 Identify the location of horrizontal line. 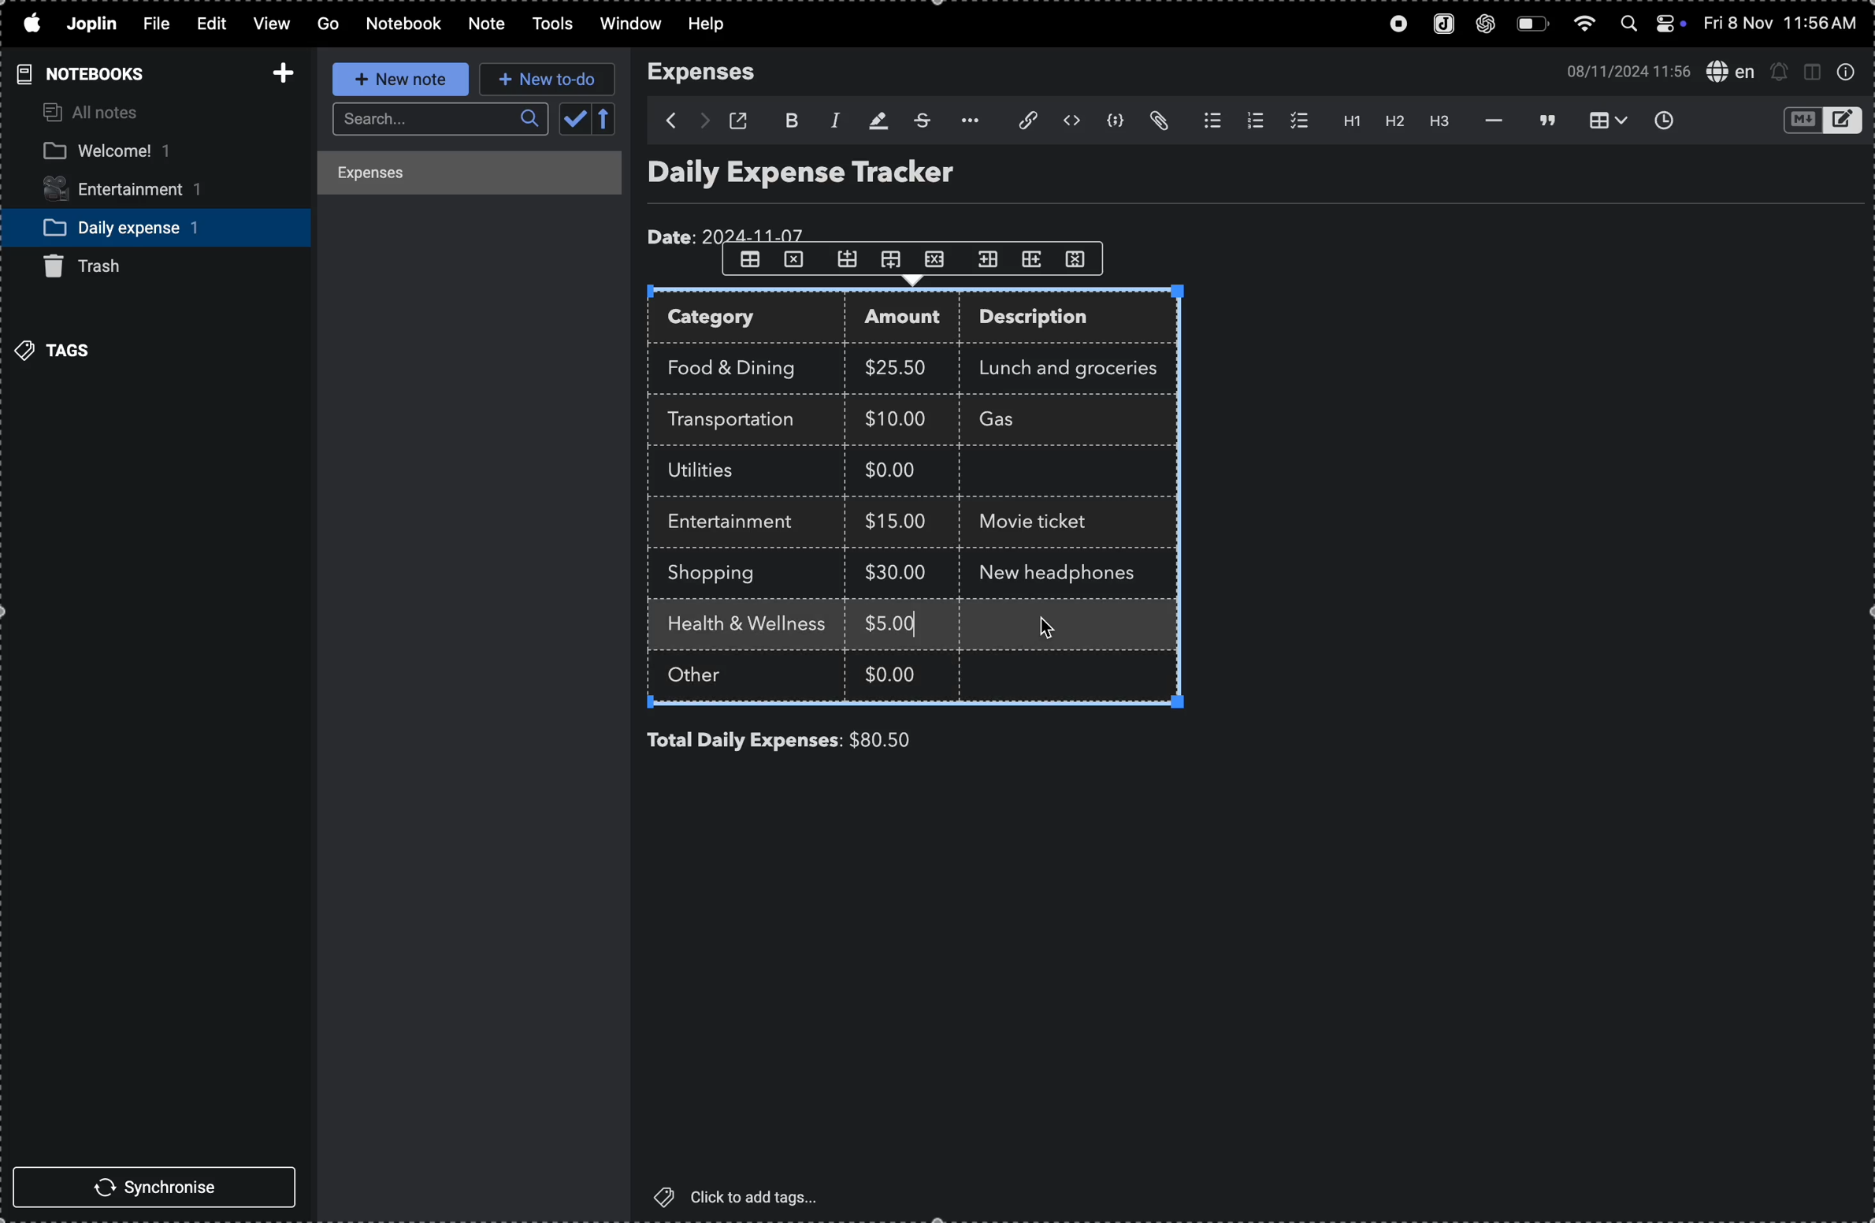
(1489, 120).